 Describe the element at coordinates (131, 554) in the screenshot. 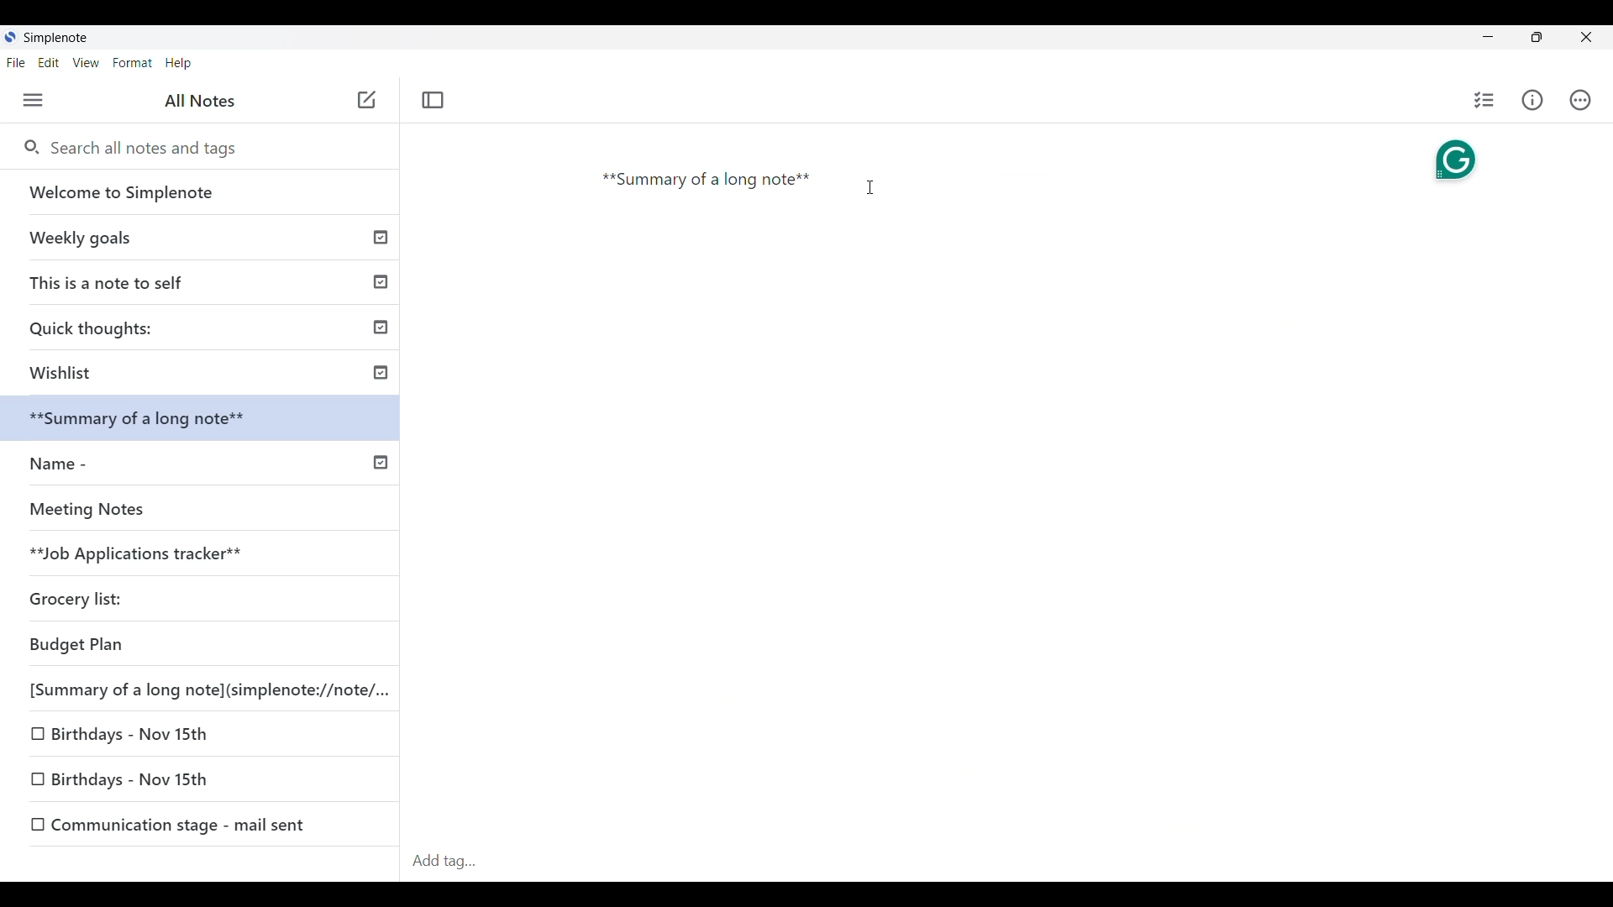

I see `Job Applications tracker` at that location.